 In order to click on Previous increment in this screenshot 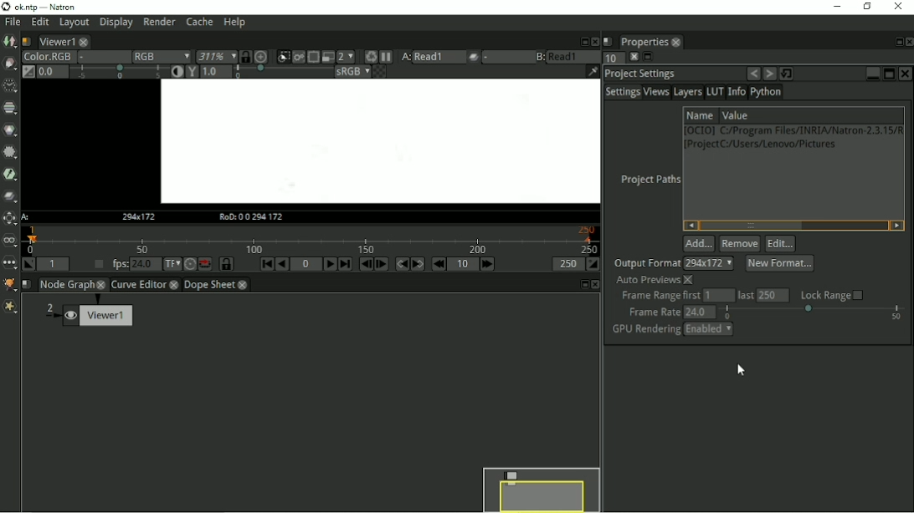, I will do `click(440, 264)`.